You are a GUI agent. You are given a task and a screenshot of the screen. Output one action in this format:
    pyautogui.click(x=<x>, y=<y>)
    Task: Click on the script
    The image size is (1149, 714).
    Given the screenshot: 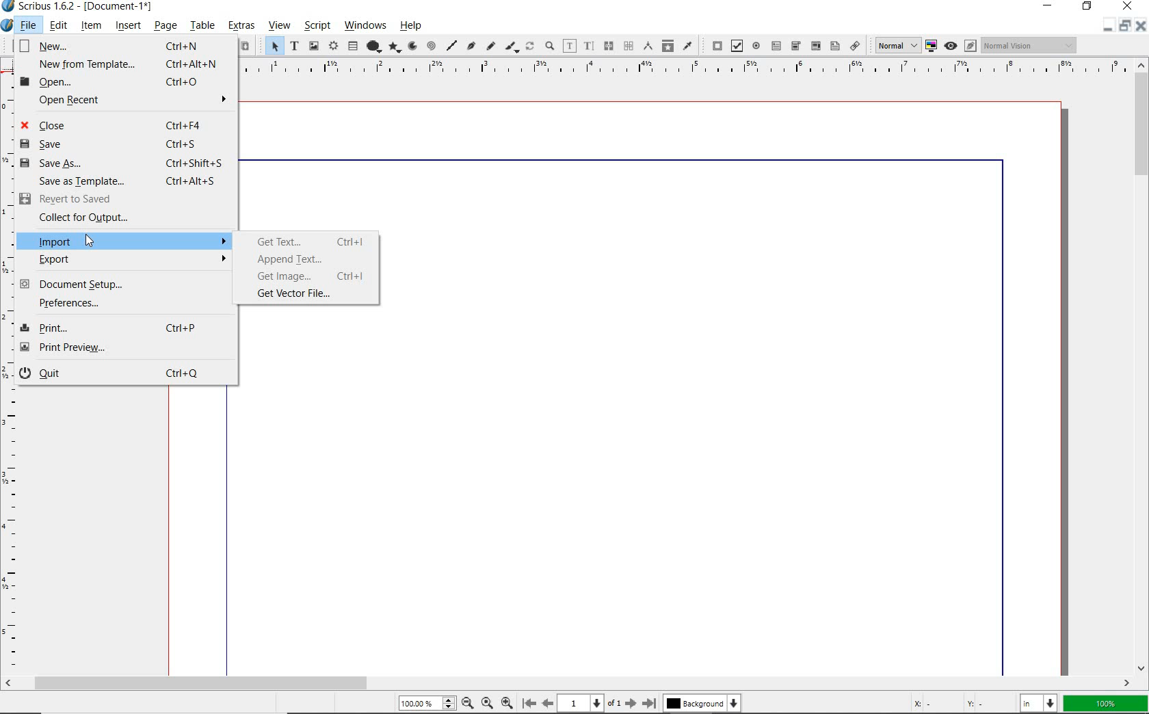 What is the action you would take?
    pyautogui.click(x=317, y=26)
    